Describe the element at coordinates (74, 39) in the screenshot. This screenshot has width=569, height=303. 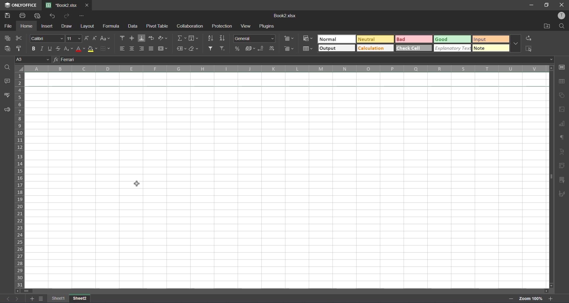
I see `font size` at that location.